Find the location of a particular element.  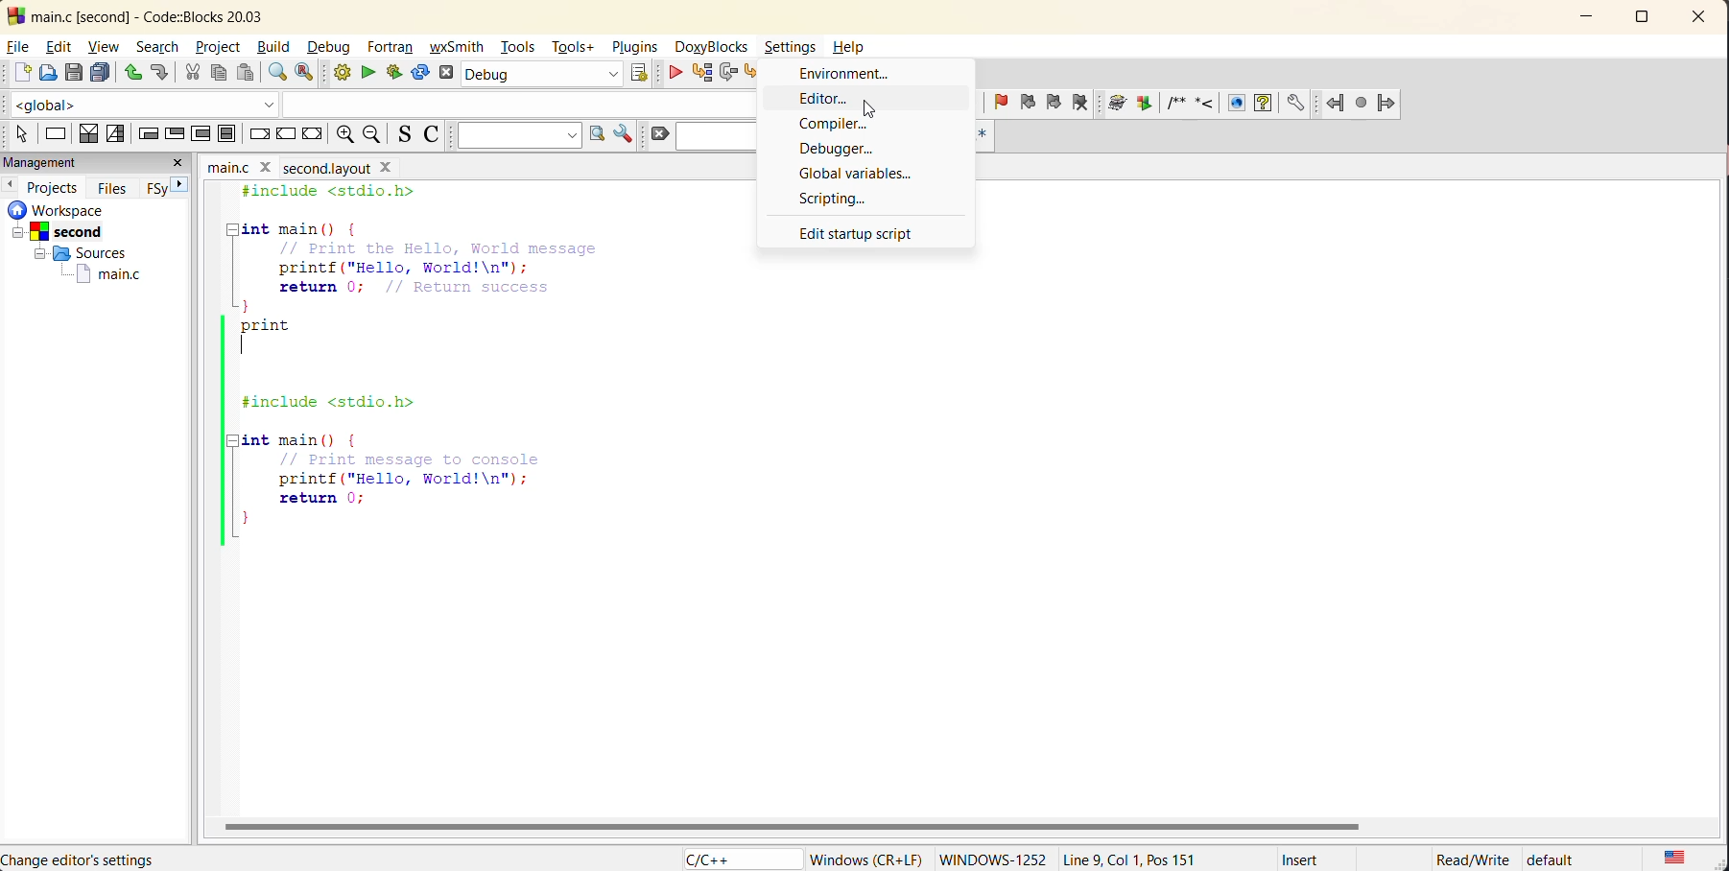

clear bookmark is located at coordinates (1085, 106).